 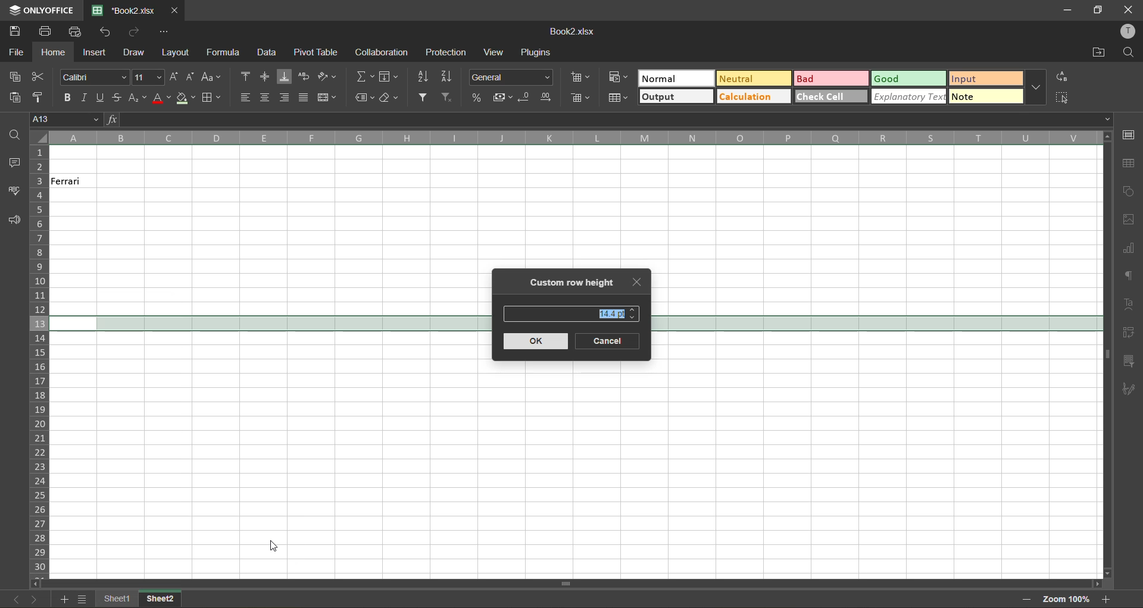 What do you see at coordinates (504, 99) in the screenshot?
I see `accounting` at bounding box center [504, 99].